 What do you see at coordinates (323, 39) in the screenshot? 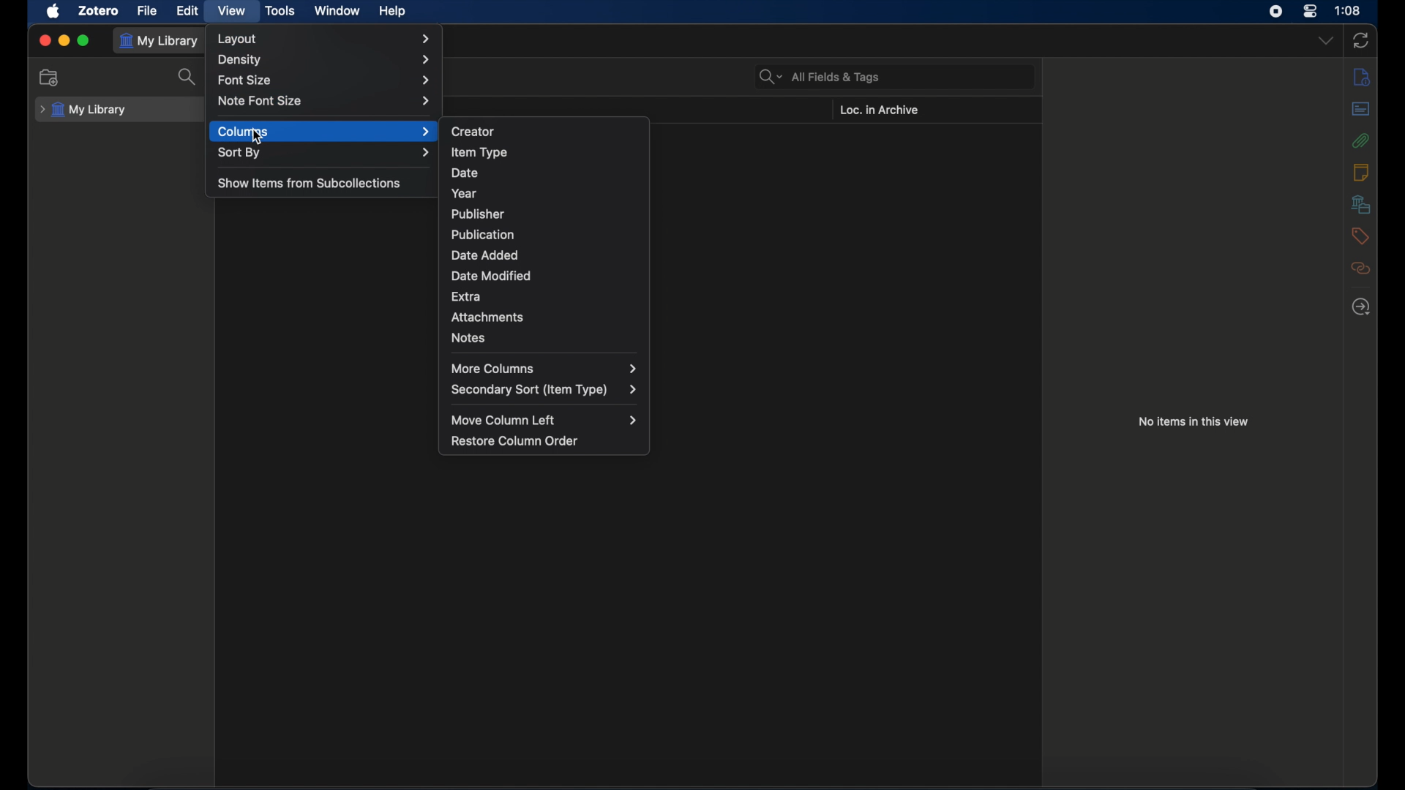
I see `layout` at bounding box center [323, 39].